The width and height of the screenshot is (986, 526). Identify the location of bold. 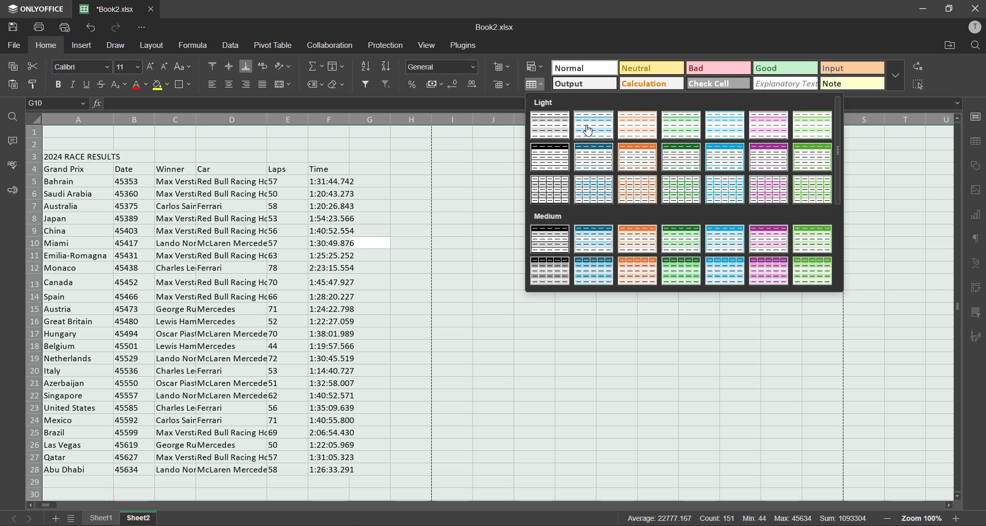
(59, 84).